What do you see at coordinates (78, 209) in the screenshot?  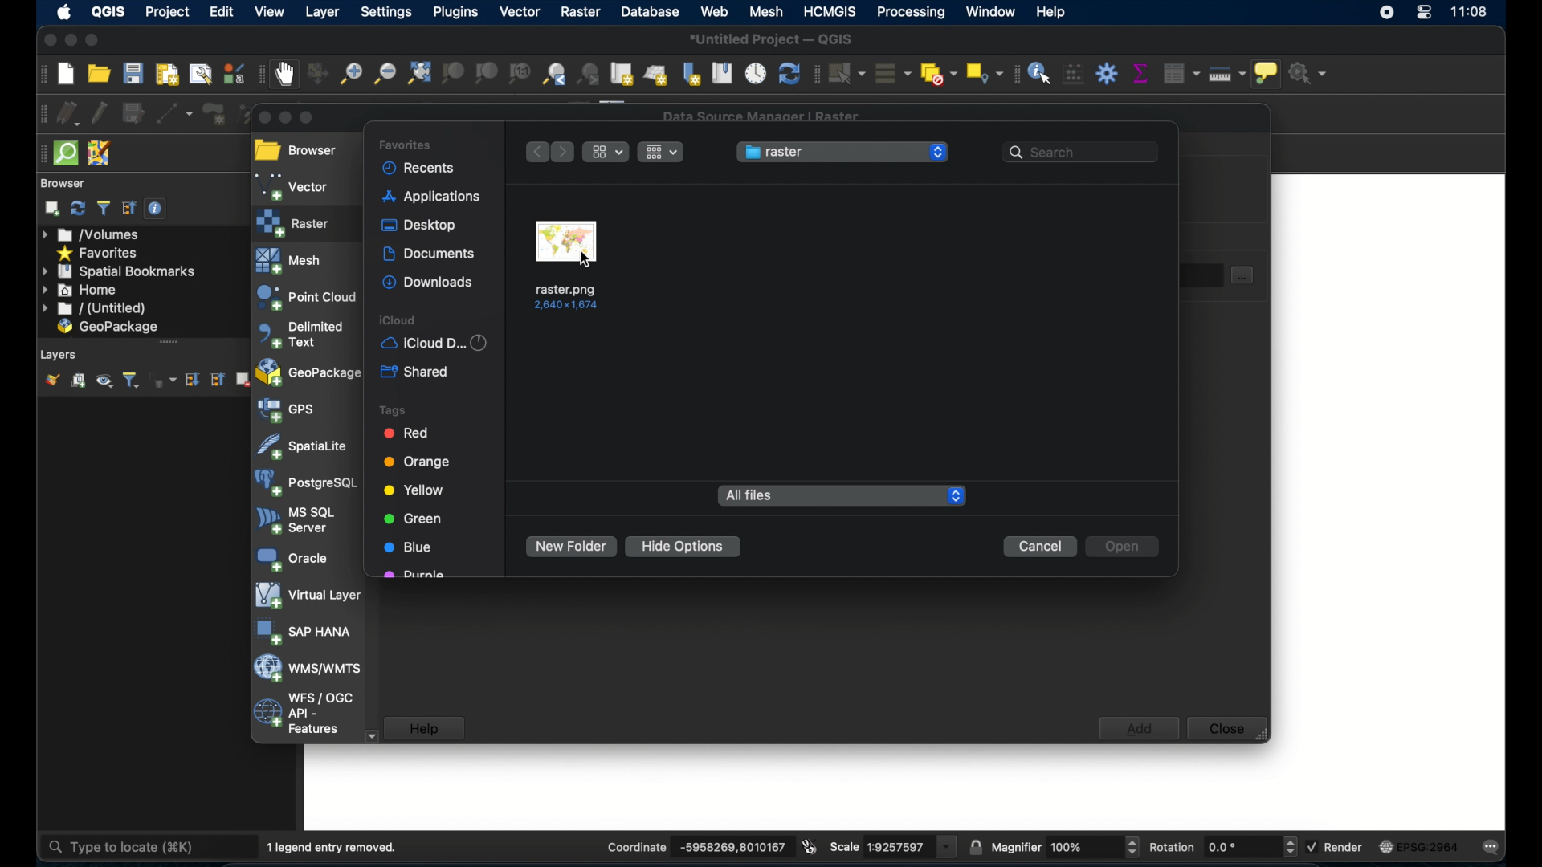 I see `refresh` at bounding box center [78, 209].